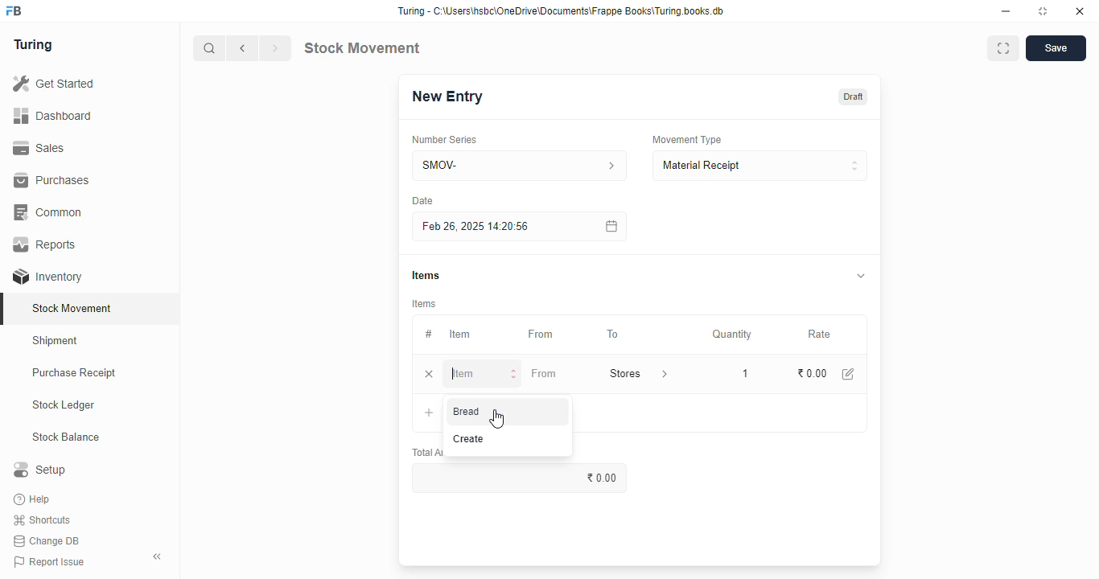  Describe the element at coordinates (55, 84) in the screenshot. I see `get started` at that location.